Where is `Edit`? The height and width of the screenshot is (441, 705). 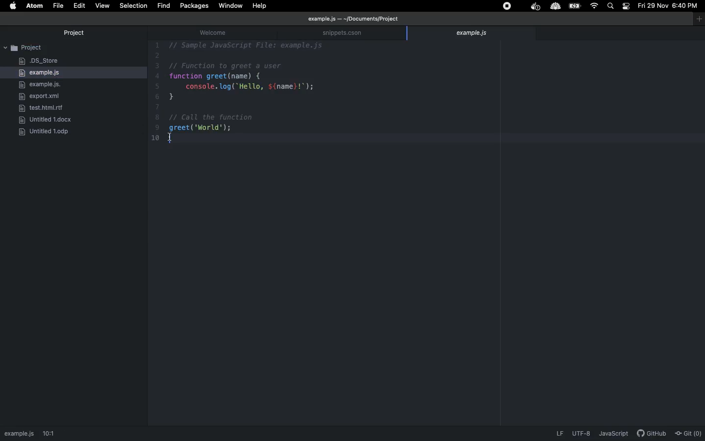
Edit is located at coordinates (79, 5).